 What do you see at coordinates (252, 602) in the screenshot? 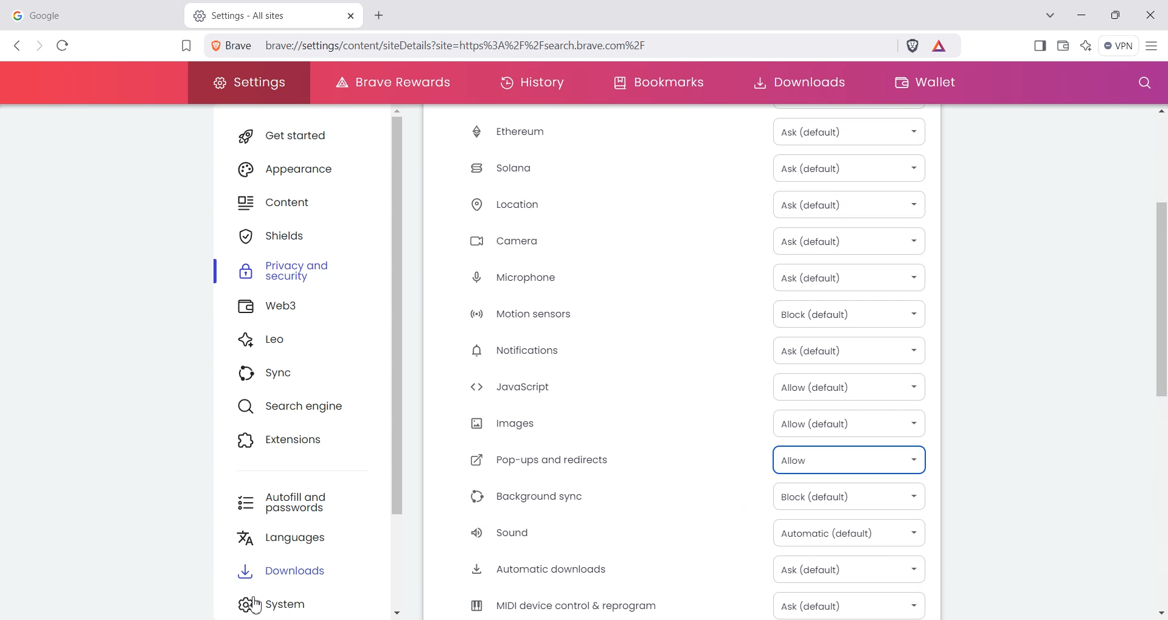
I see `Cursor` at bounding box center [252, 602].